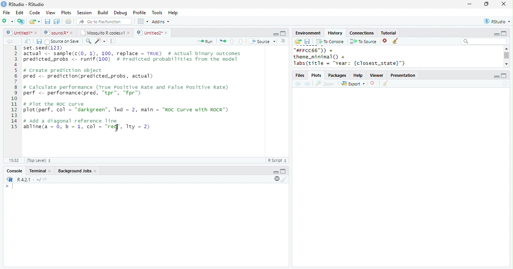  What do you see at coordinates (276, 34) in the screenshot?
I see `minimize` at bounding box center [276, 34].